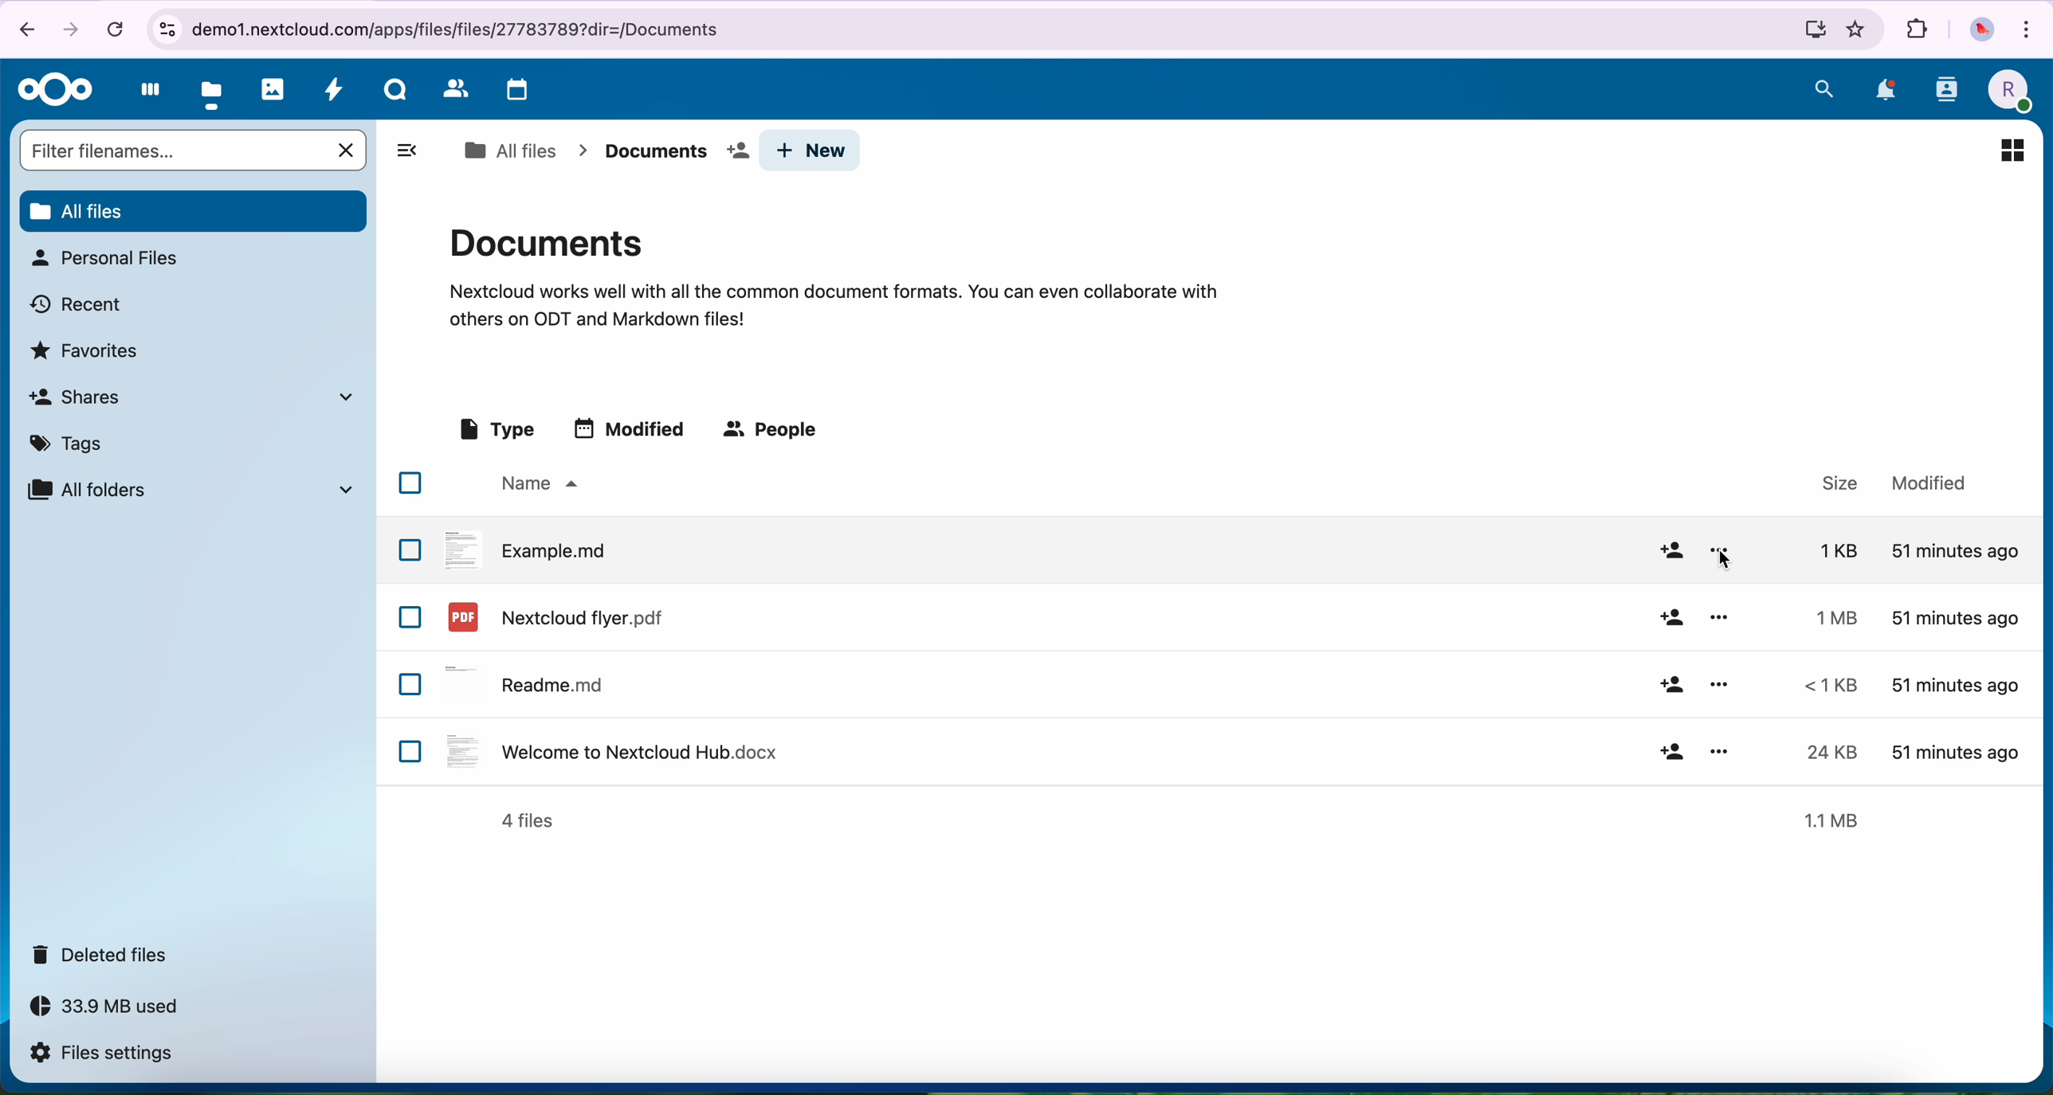 The image size is (2053, 1095). What do you see at coordinates (553, 616) in the screenshot?
I see `nextcloud flyer.pdf` at bounding box center [553, 616].